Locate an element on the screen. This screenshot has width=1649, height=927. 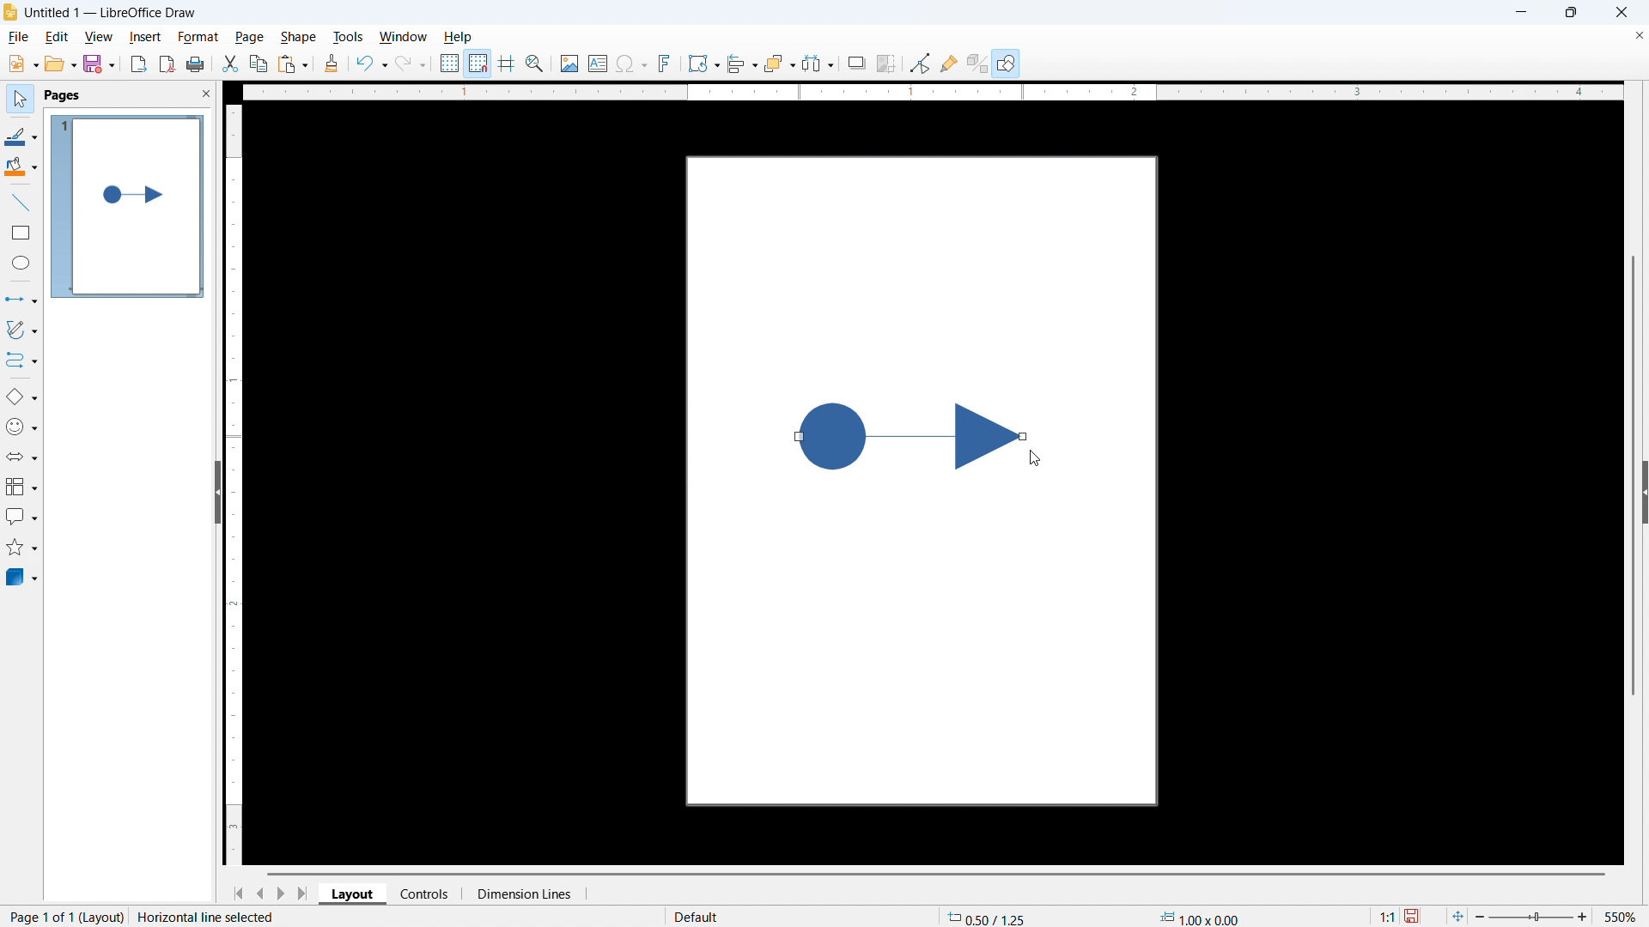
Page 1 of 1 (layout) is located at coordinates (63, 915).